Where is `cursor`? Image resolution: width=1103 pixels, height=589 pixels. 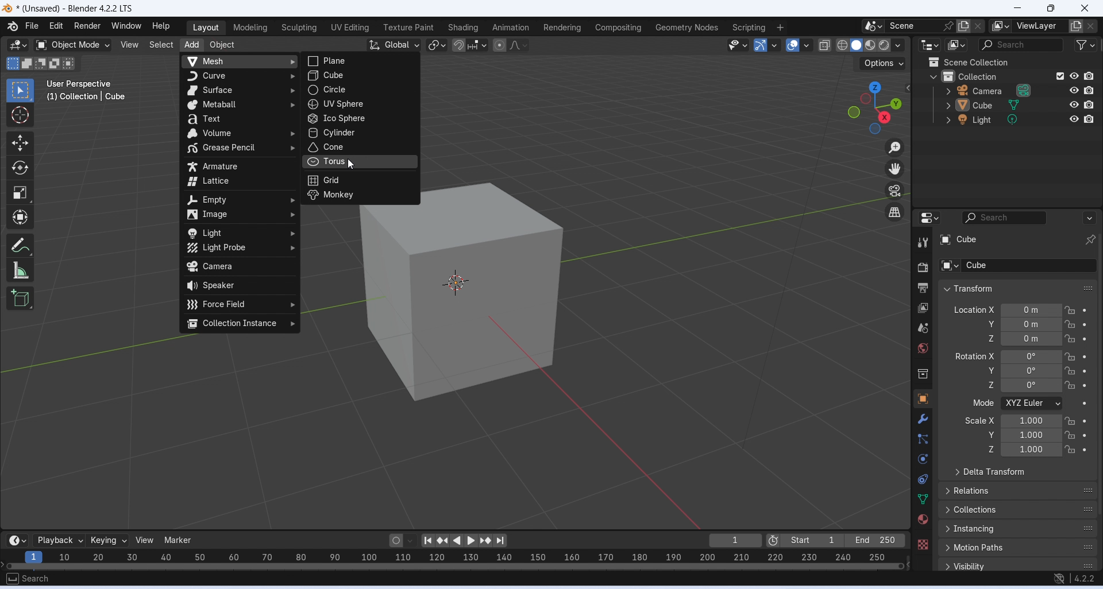 cursor is located at coordinates (352, 165).